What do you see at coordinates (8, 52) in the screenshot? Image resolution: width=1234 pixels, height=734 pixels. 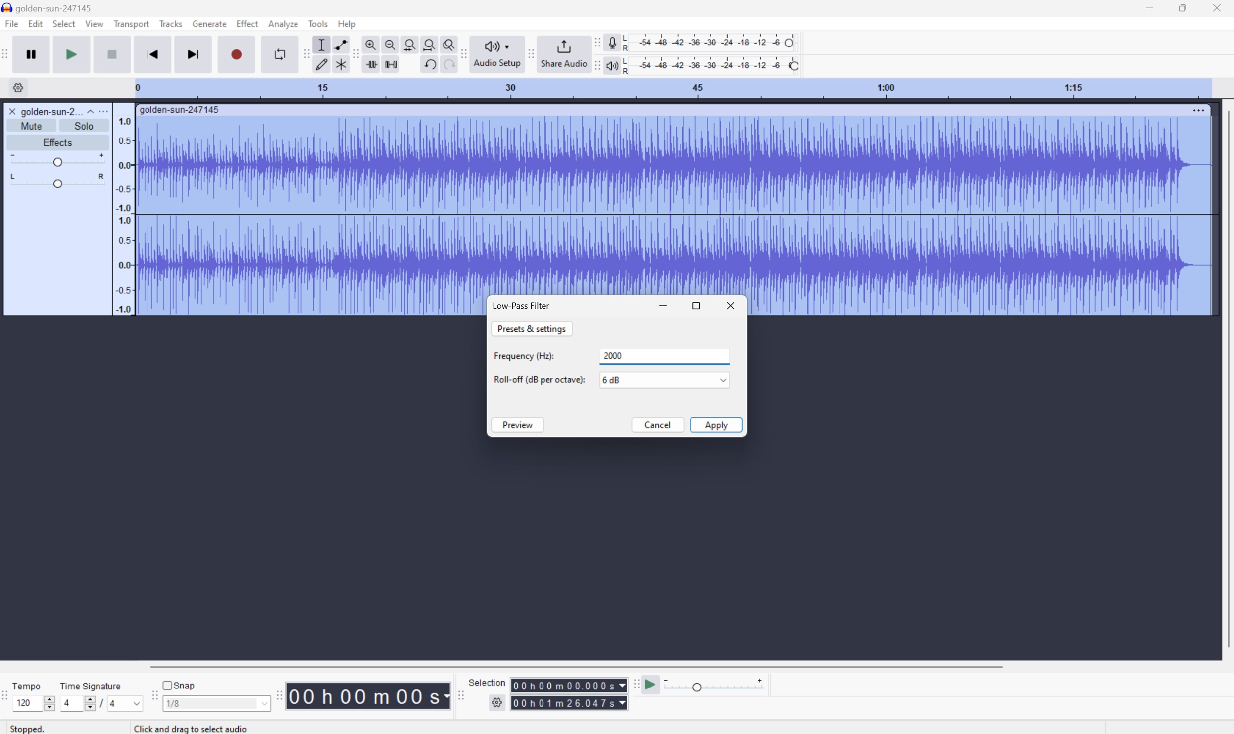 I see `Audacity transport toolbar` at bounding box center [8, 52].